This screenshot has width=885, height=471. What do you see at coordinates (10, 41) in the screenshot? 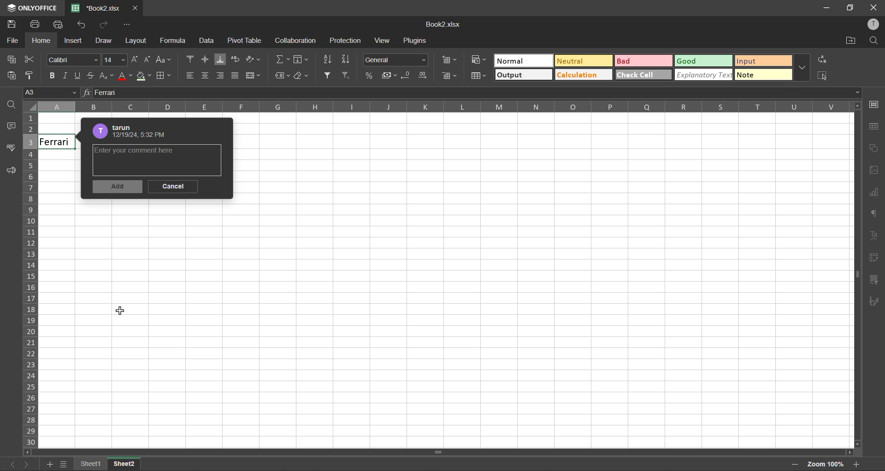
I see `file` at bounding box center [10, 41].